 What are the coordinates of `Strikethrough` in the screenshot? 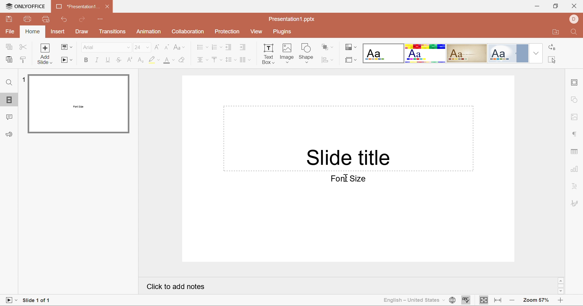 It's located at (119, 58).